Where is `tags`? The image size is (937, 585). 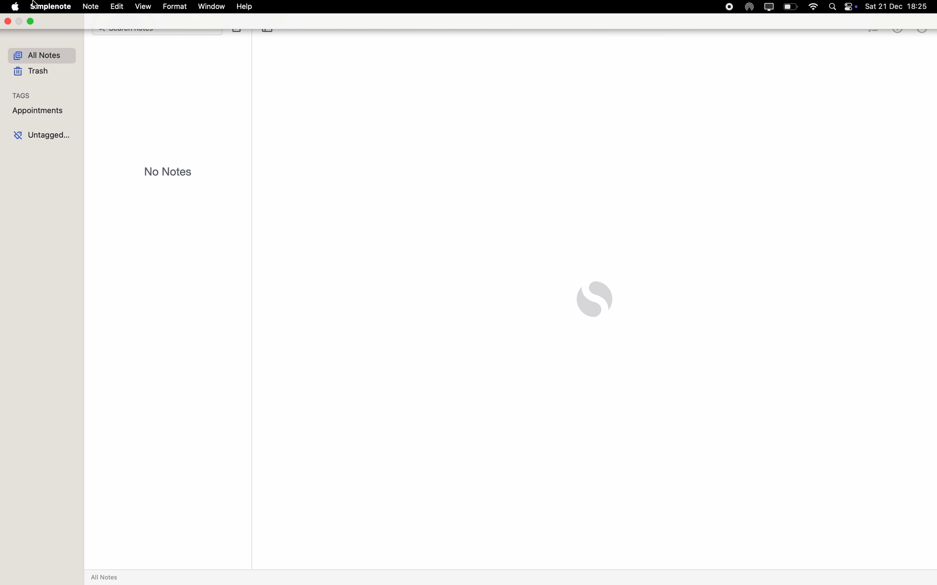 tags is located at coordinates (21, 96).